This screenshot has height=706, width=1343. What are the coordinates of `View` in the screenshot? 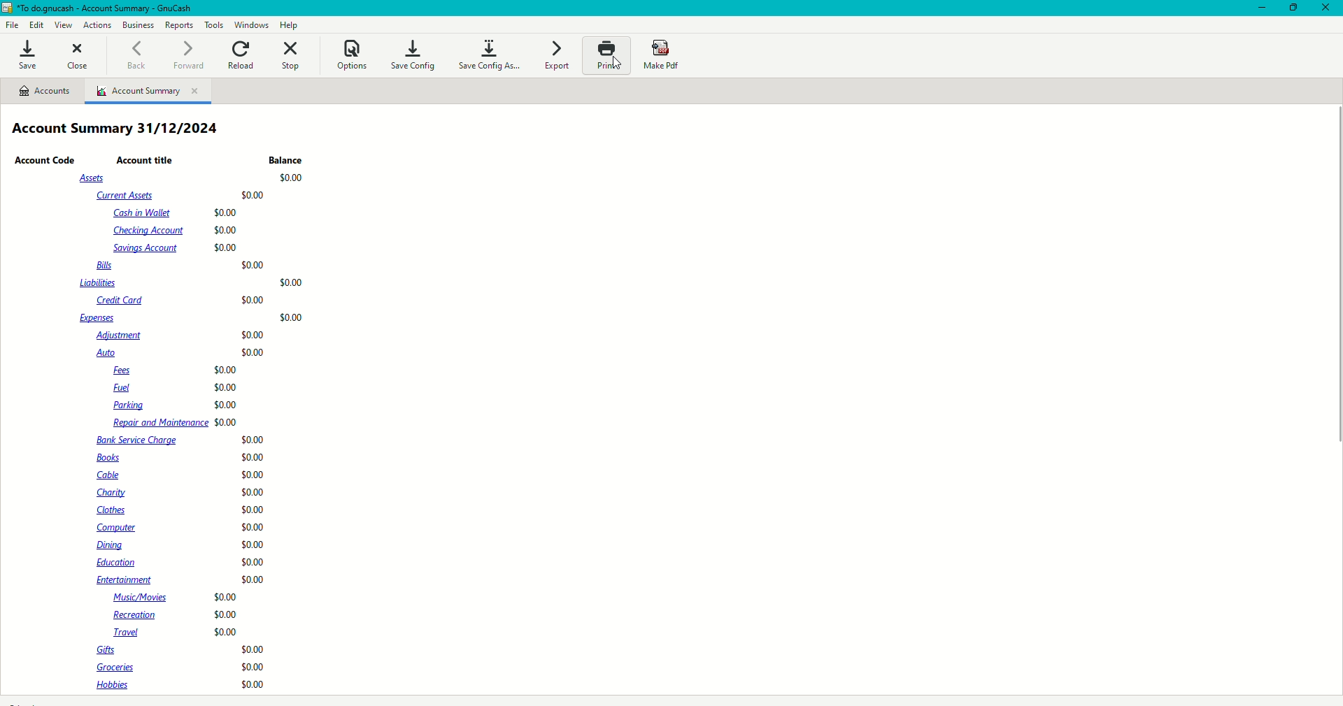 It's located at (64, 26).